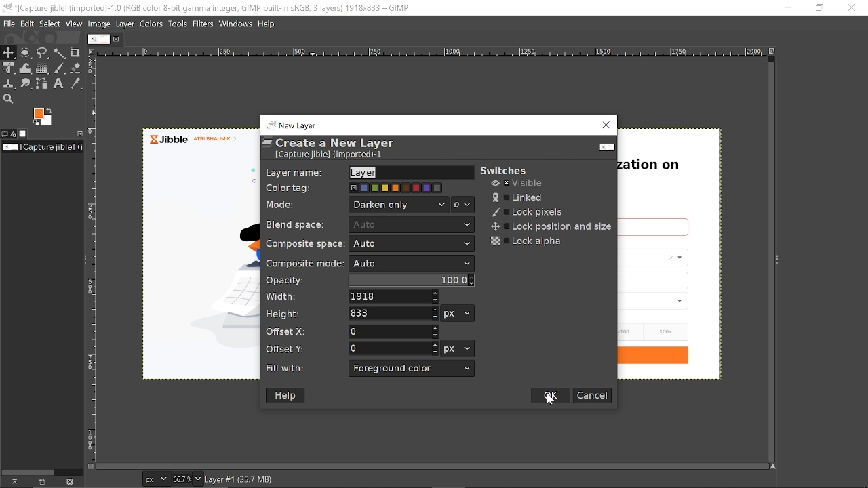 This screenshot has height=488, width=868. Describe the element at coordinates (291, 281) in the screenshot. I see `opacity` at that location.